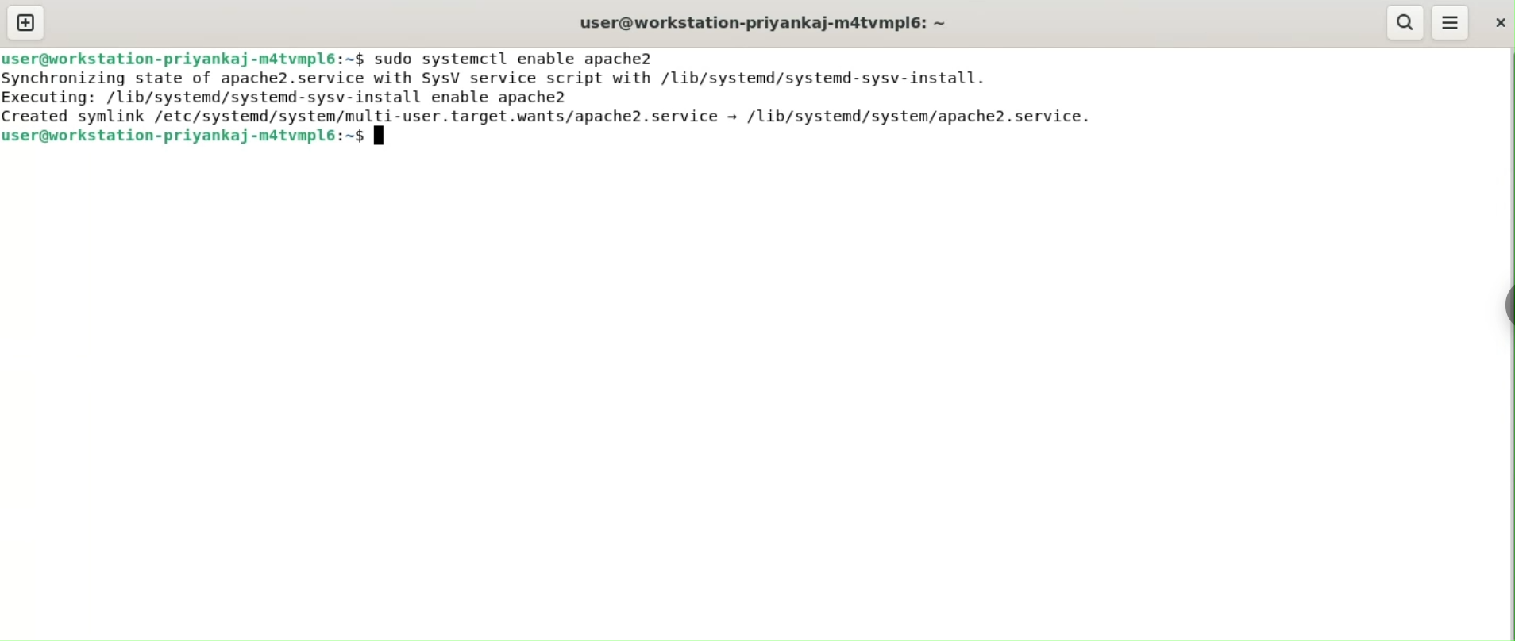 The height and width of the screenshot is (641, 1515). I want to click on close, so click(1498, 21).